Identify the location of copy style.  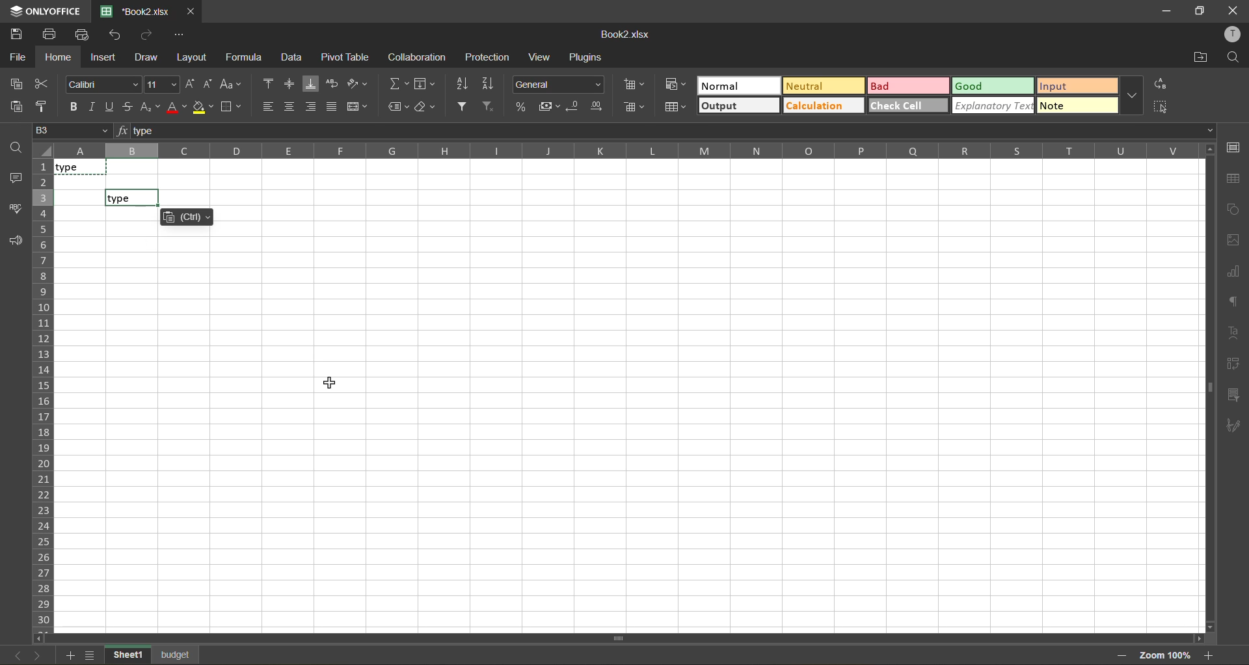
(44, 107).